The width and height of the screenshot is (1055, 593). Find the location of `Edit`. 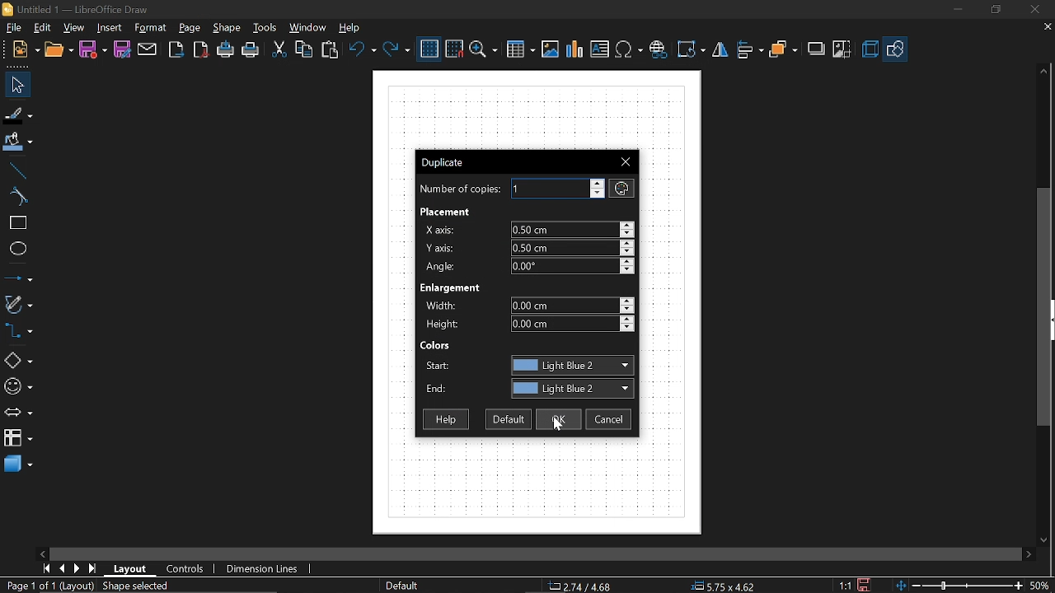

Edit is located at coordinates (41, 27).